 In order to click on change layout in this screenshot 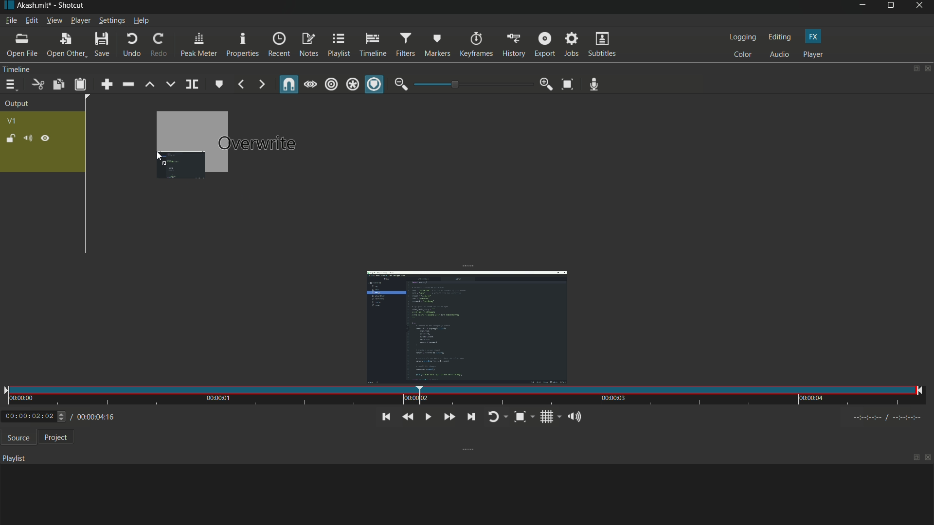, I will do `click(913, 69)`.